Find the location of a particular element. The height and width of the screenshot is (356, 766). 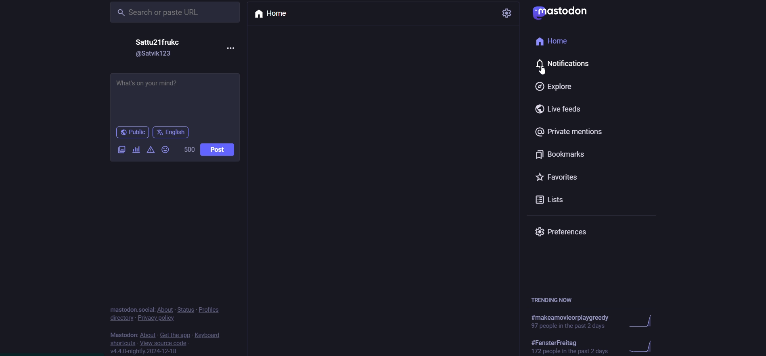

Bookmarks is located at coordinates (563, 155).